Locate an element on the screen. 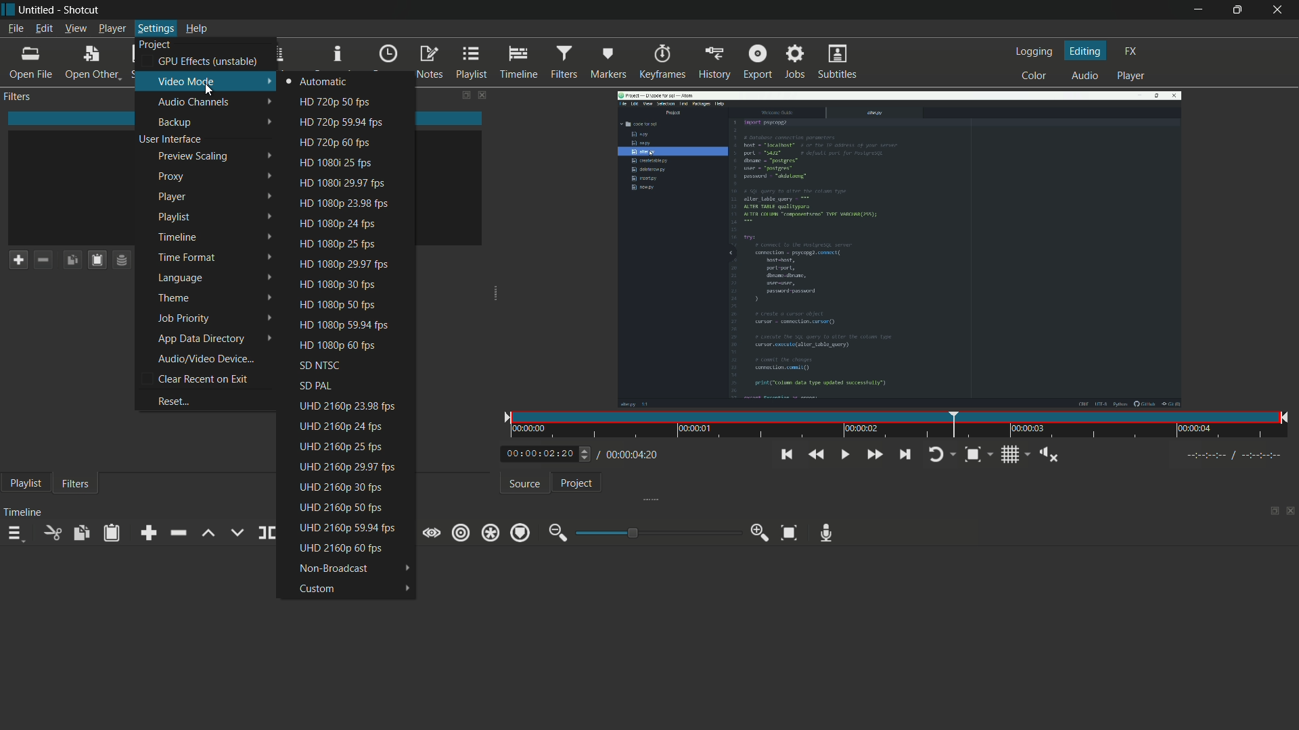  notes is located at coordinates (430, 63).